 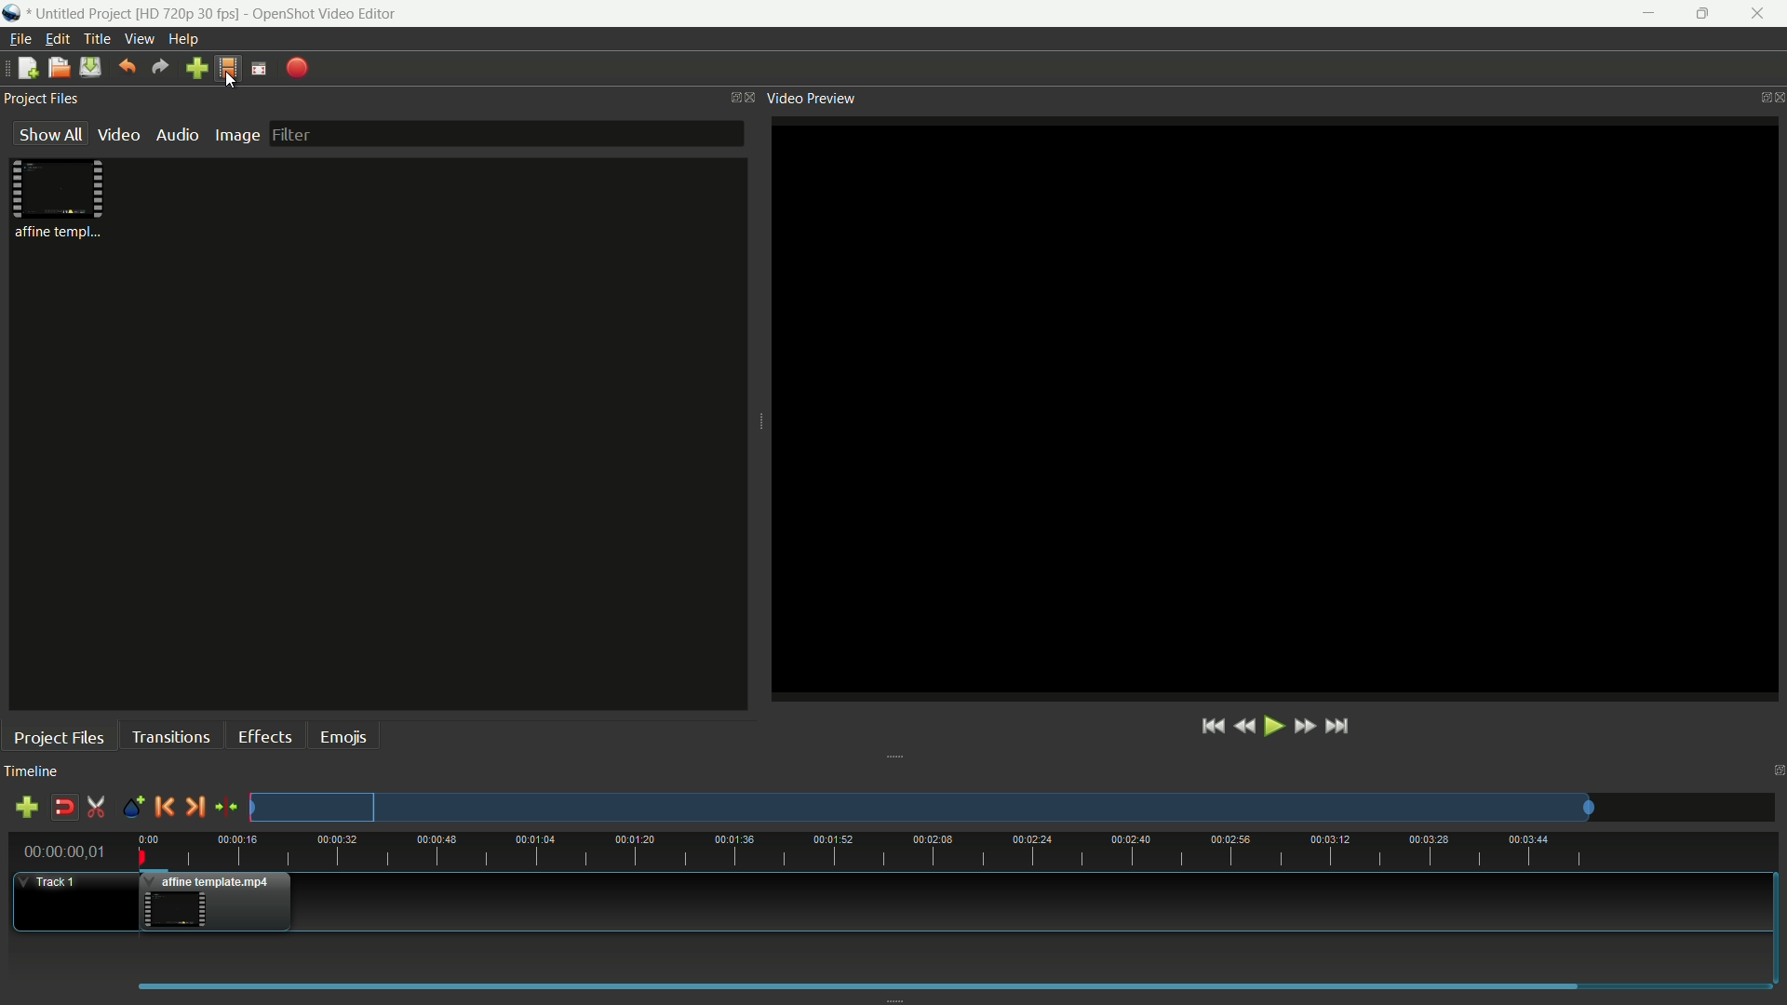 I want to click on project files, so click(x=42, y=99).